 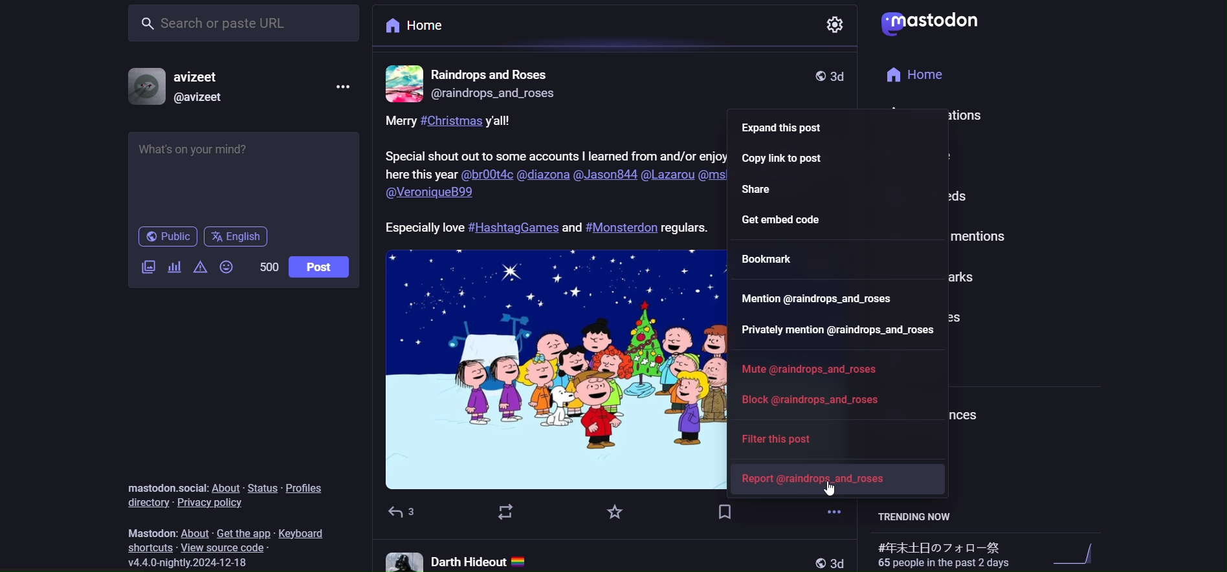 I want to click on filter this post, so click(x=788, y=441).